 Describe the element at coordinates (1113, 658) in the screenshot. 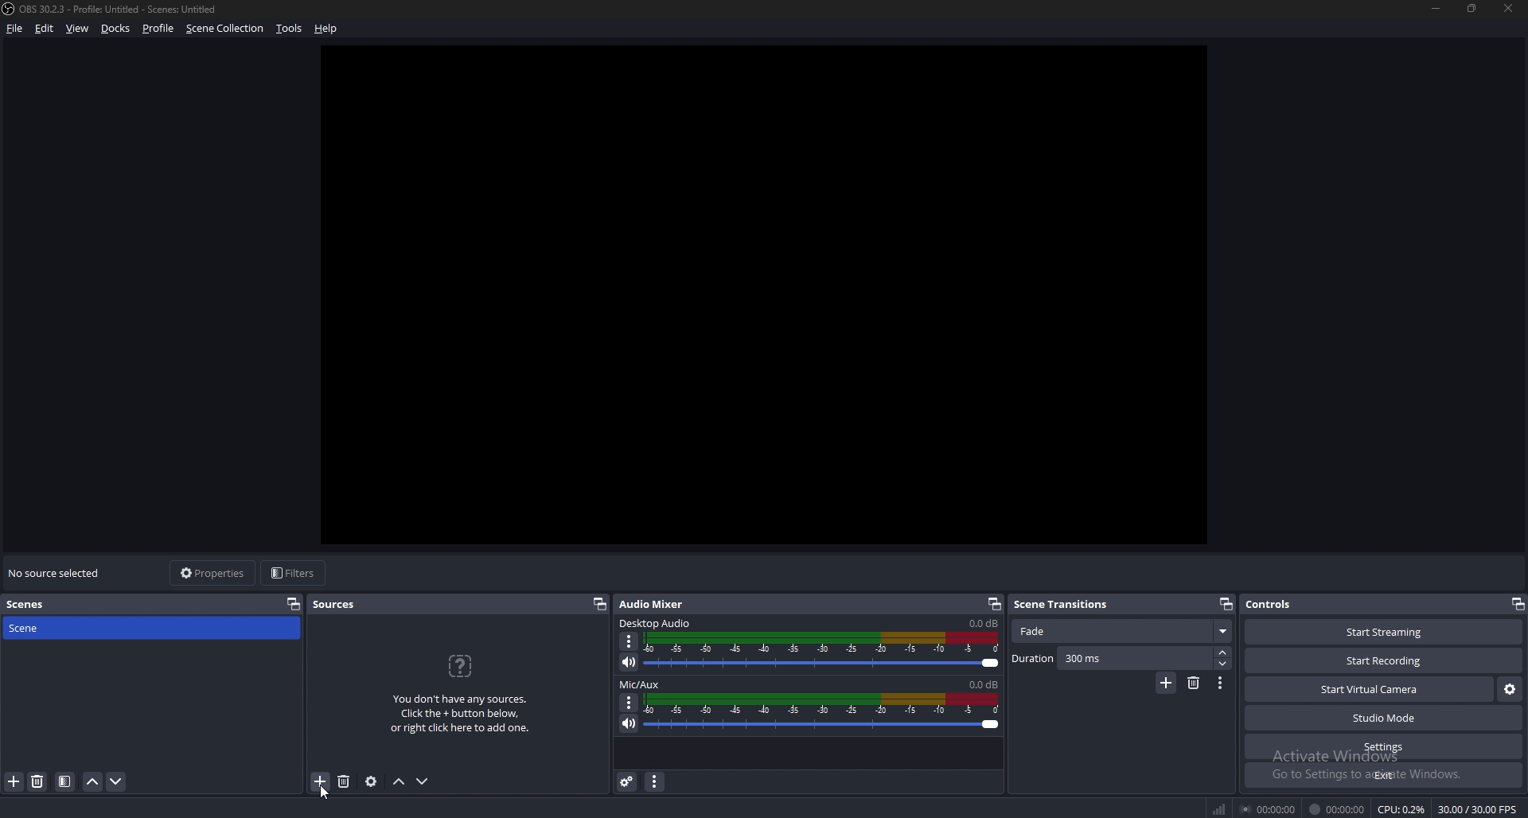

I see `Duration` at that location.